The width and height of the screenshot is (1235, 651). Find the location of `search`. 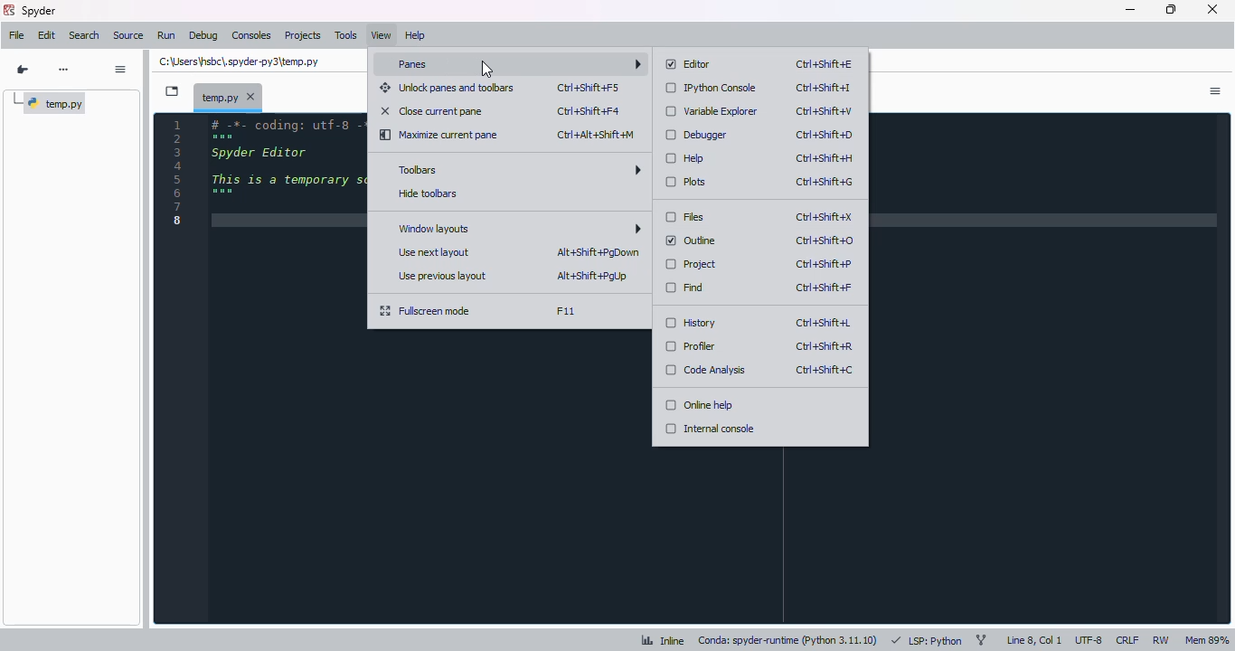

search is located at coordinates (84, 36).